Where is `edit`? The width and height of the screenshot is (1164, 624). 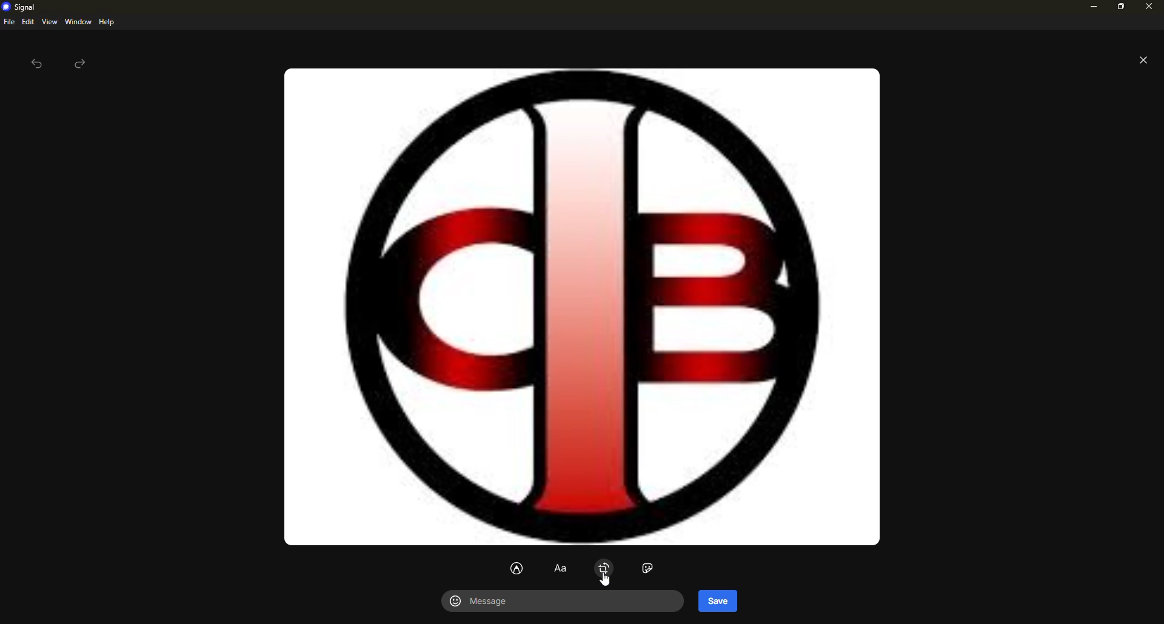
edit is located at coordinates (28, 22).